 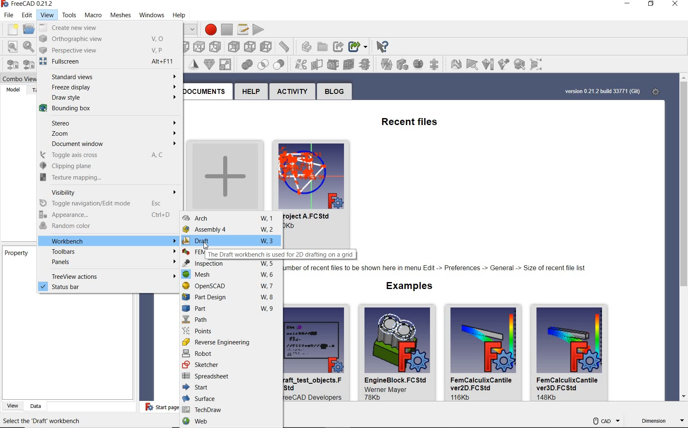 I want to click on data, so click(x=34, y=406).